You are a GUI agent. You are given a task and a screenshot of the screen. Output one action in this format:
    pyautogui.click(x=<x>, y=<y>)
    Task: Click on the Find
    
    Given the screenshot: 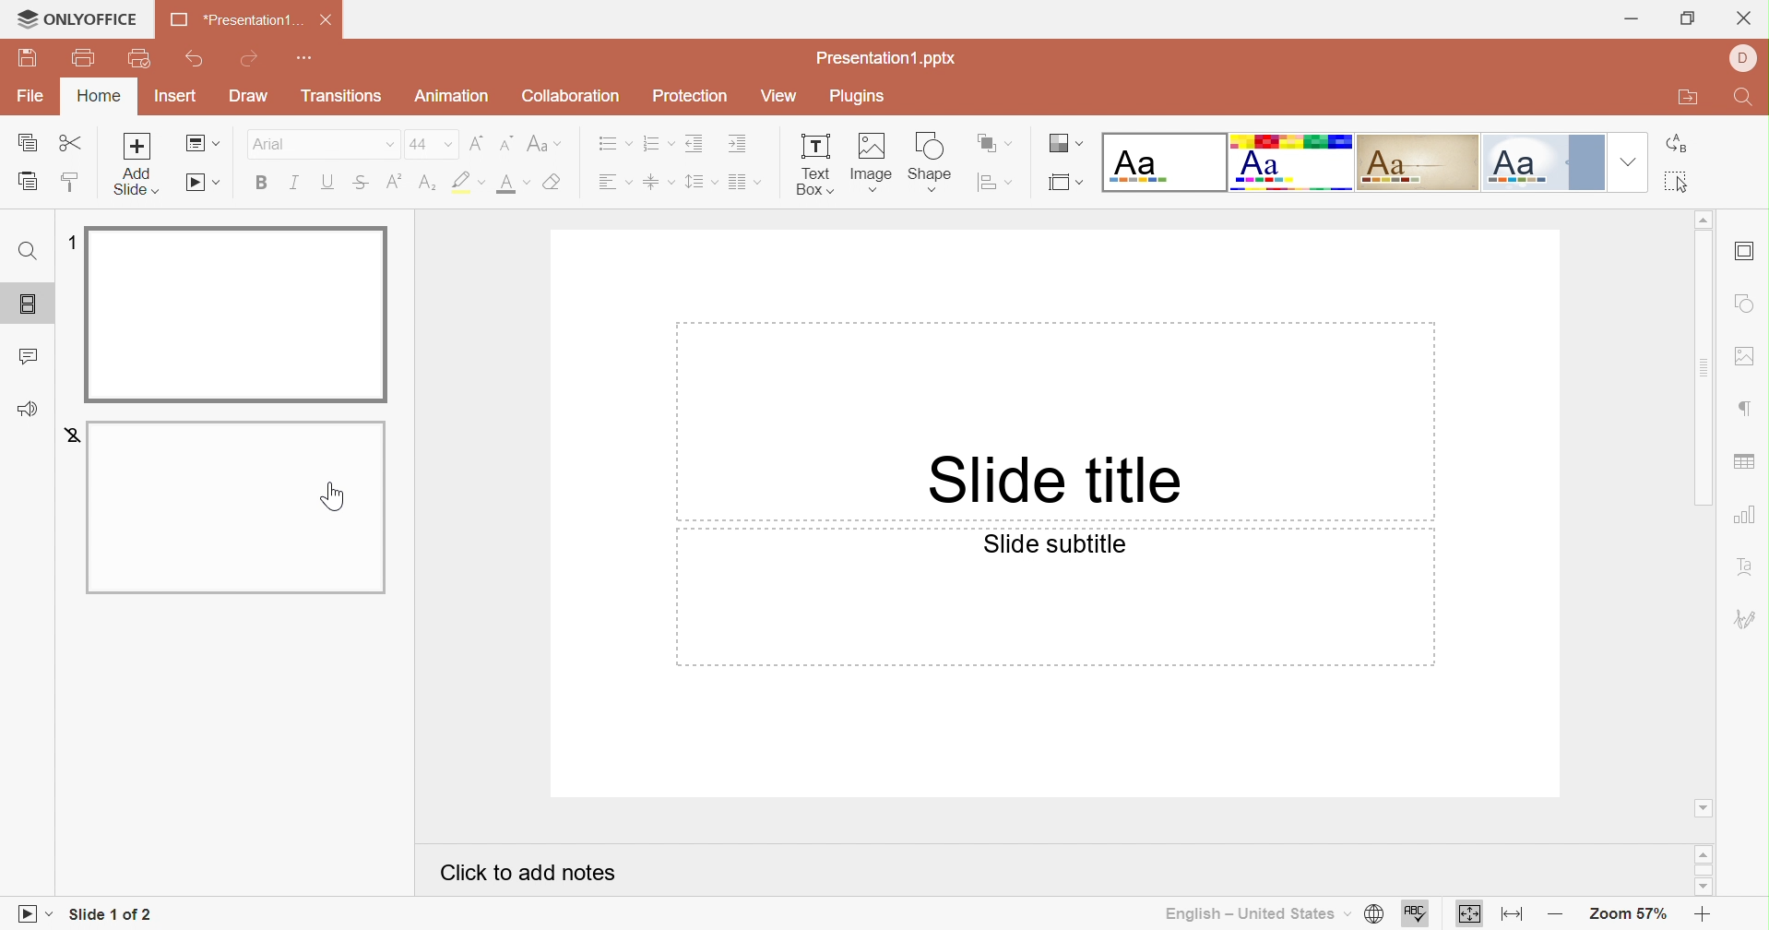 What is the action you would take?
    pyautogui.click(x=1748, y=100)
    